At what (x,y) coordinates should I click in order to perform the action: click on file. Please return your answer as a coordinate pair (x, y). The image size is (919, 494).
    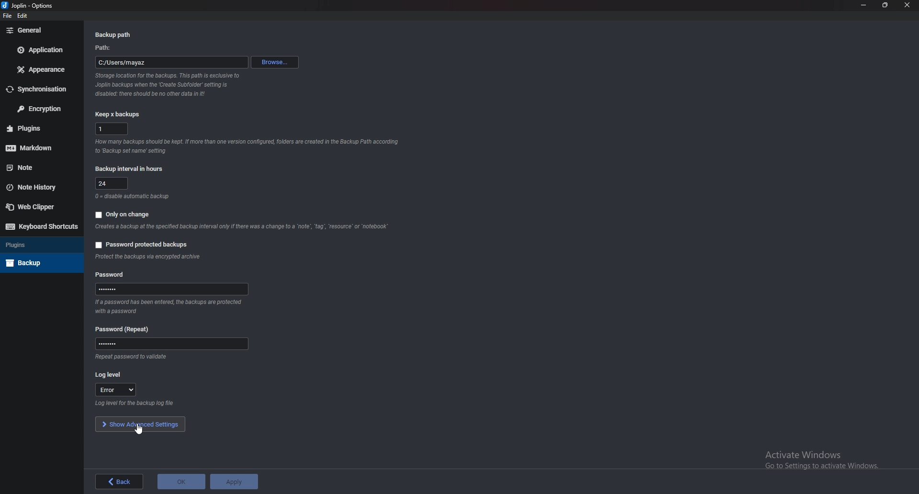
    Looking at the image, I should click on (7, 16).